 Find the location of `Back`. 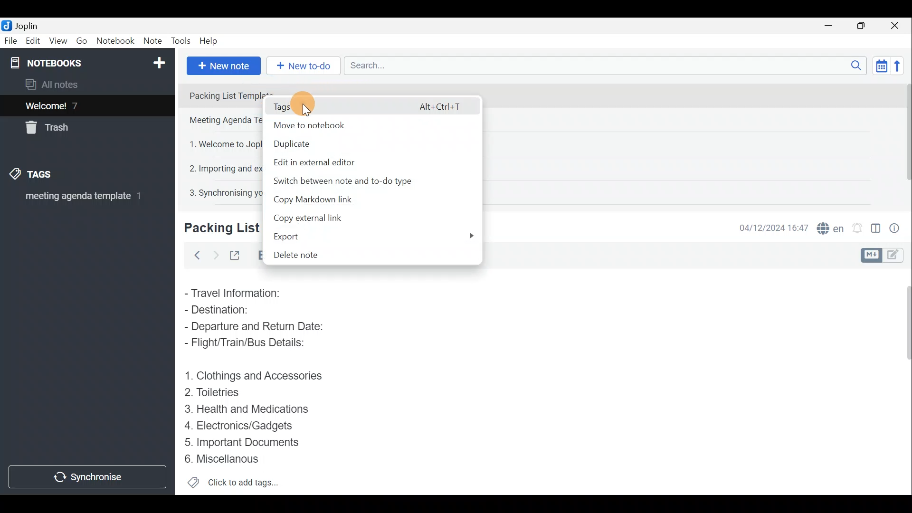

Back is located at coordinates (195, 255).